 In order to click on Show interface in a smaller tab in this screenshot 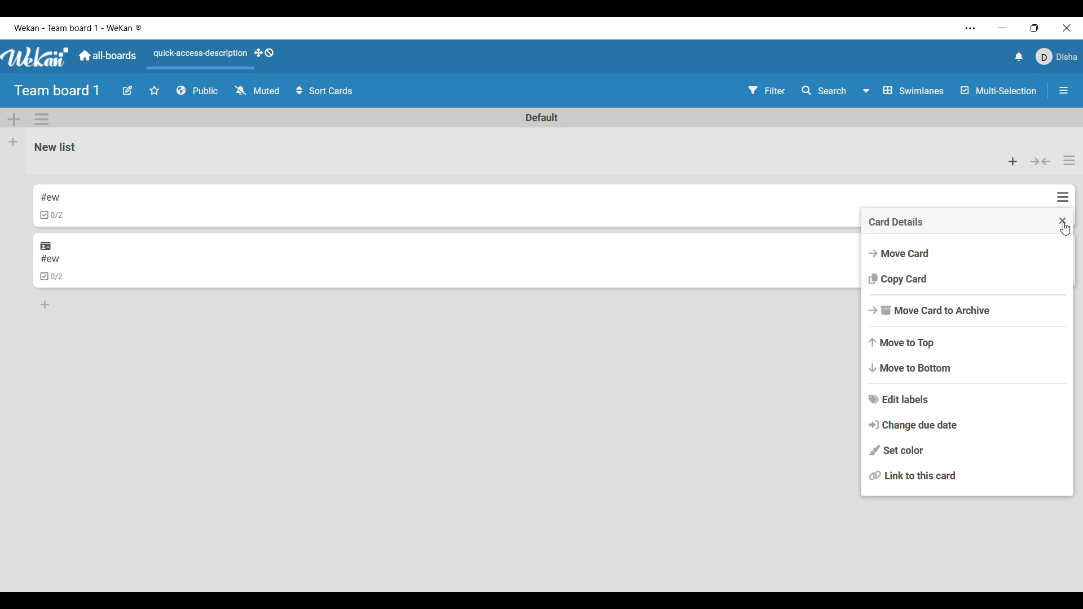, I will do `click(1034, 28)`.